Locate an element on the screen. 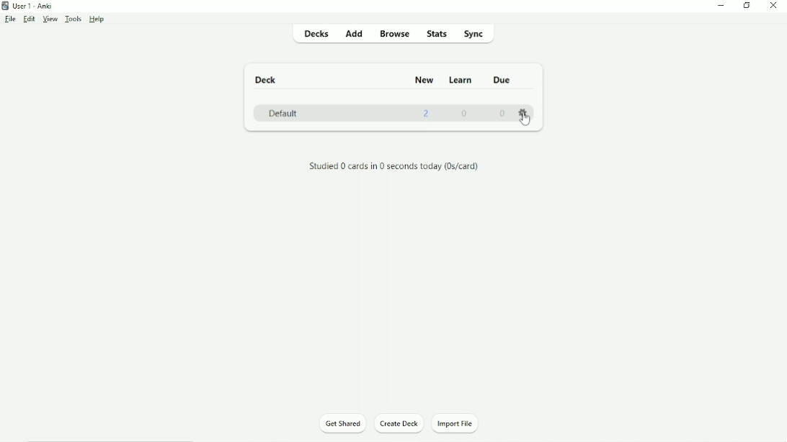 The width and height of the screenshot is (787, 442). Create Deck is located at coordinates (399, 423).